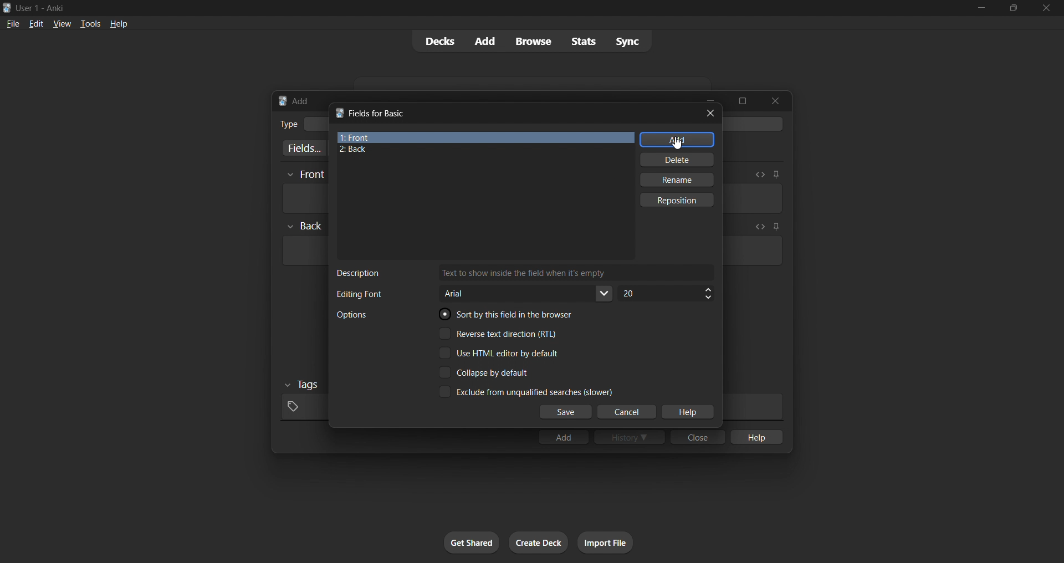 Image resolution: width=1064 pixels, height=563 pixels. What do you see at coordinates (303, 407) in the screenshot?
I see `card tags input` at bounding box center [303, 407].